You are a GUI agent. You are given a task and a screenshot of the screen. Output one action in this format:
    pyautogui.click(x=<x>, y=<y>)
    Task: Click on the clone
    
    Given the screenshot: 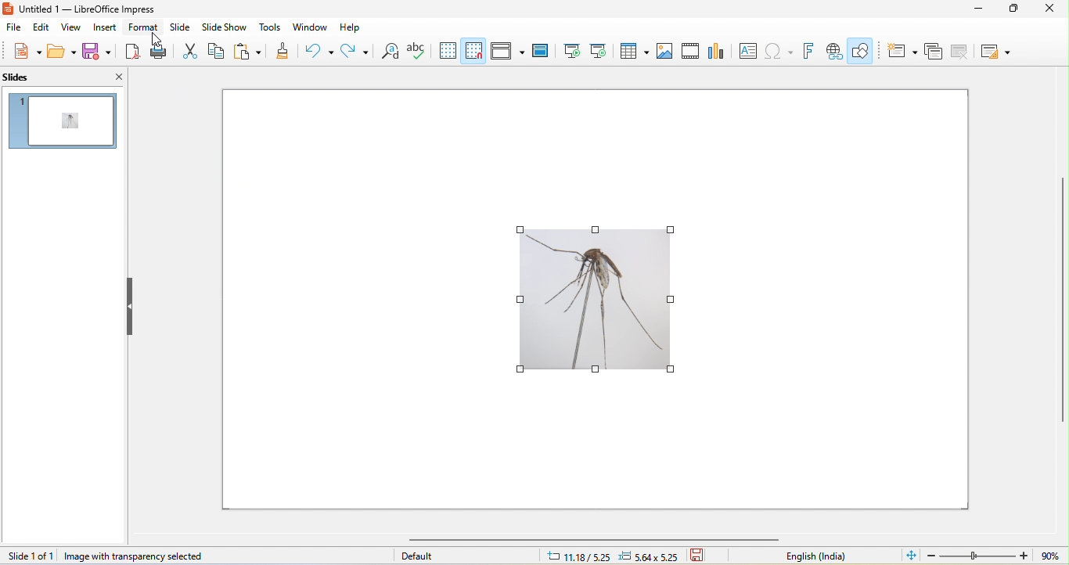 What is the action you would take?
    pyautogui.click(x=278, y=52)
    